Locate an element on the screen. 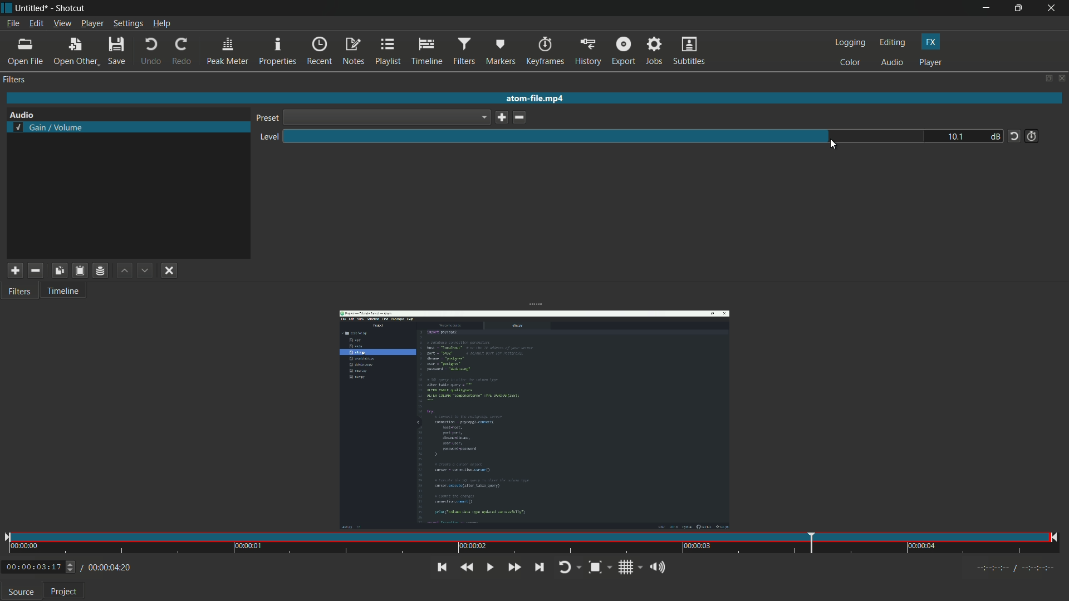  save is located at coordinates (500, 118).